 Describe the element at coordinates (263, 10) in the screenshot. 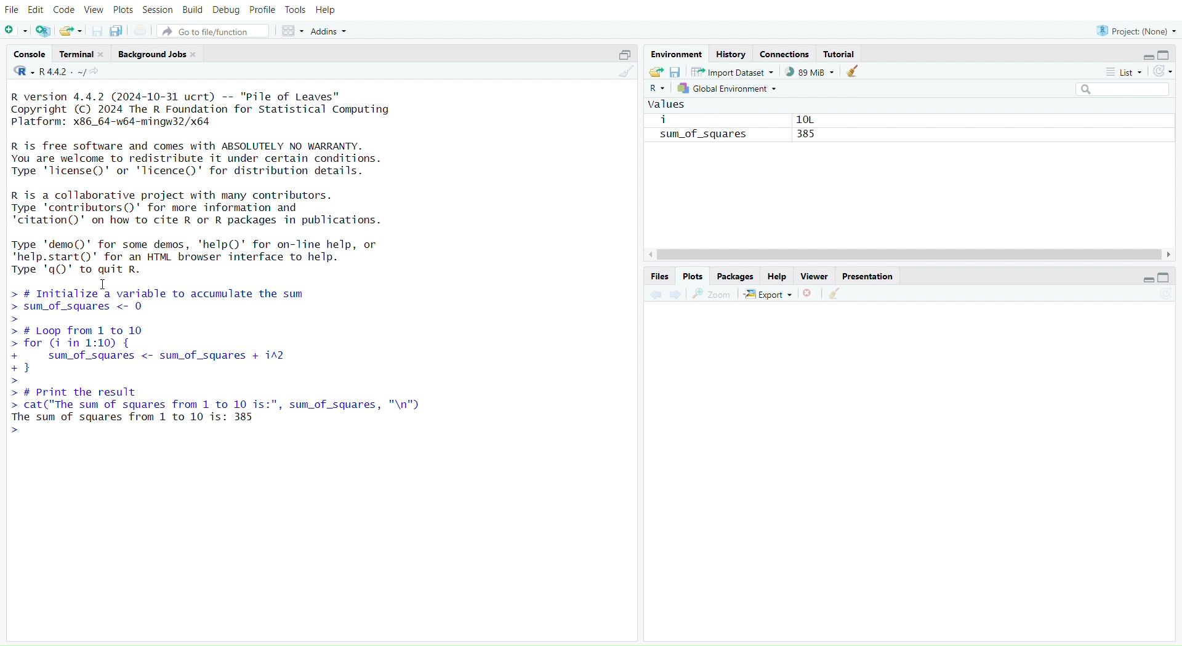

I see `profile` at that location.